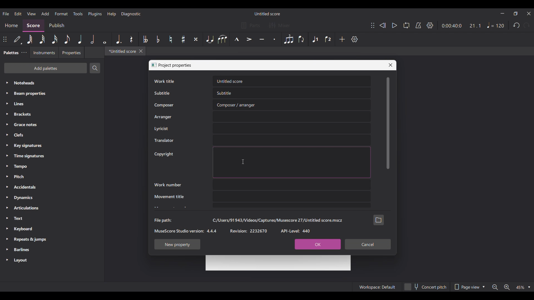 The height and width of the screenshot is (300, 534). Describe the element at coordinates (390, 65) in the screenshot. I see `Close` at that location.